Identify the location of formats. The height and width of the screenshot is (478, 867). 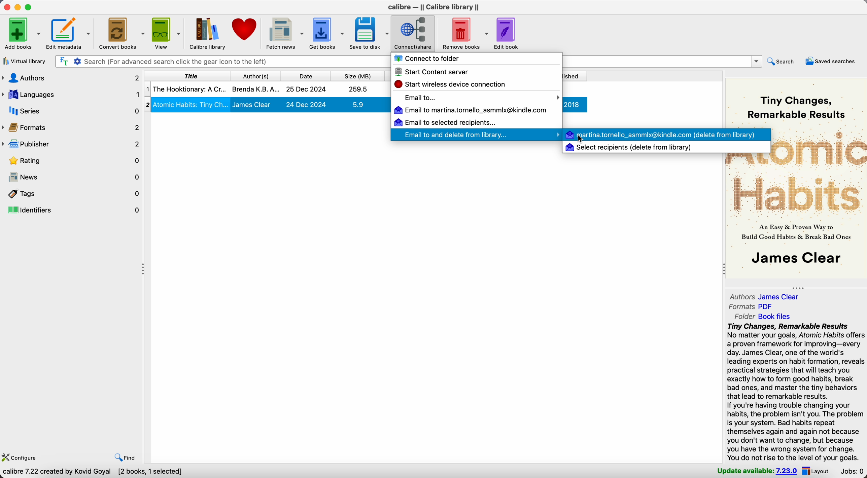
(72, 127).